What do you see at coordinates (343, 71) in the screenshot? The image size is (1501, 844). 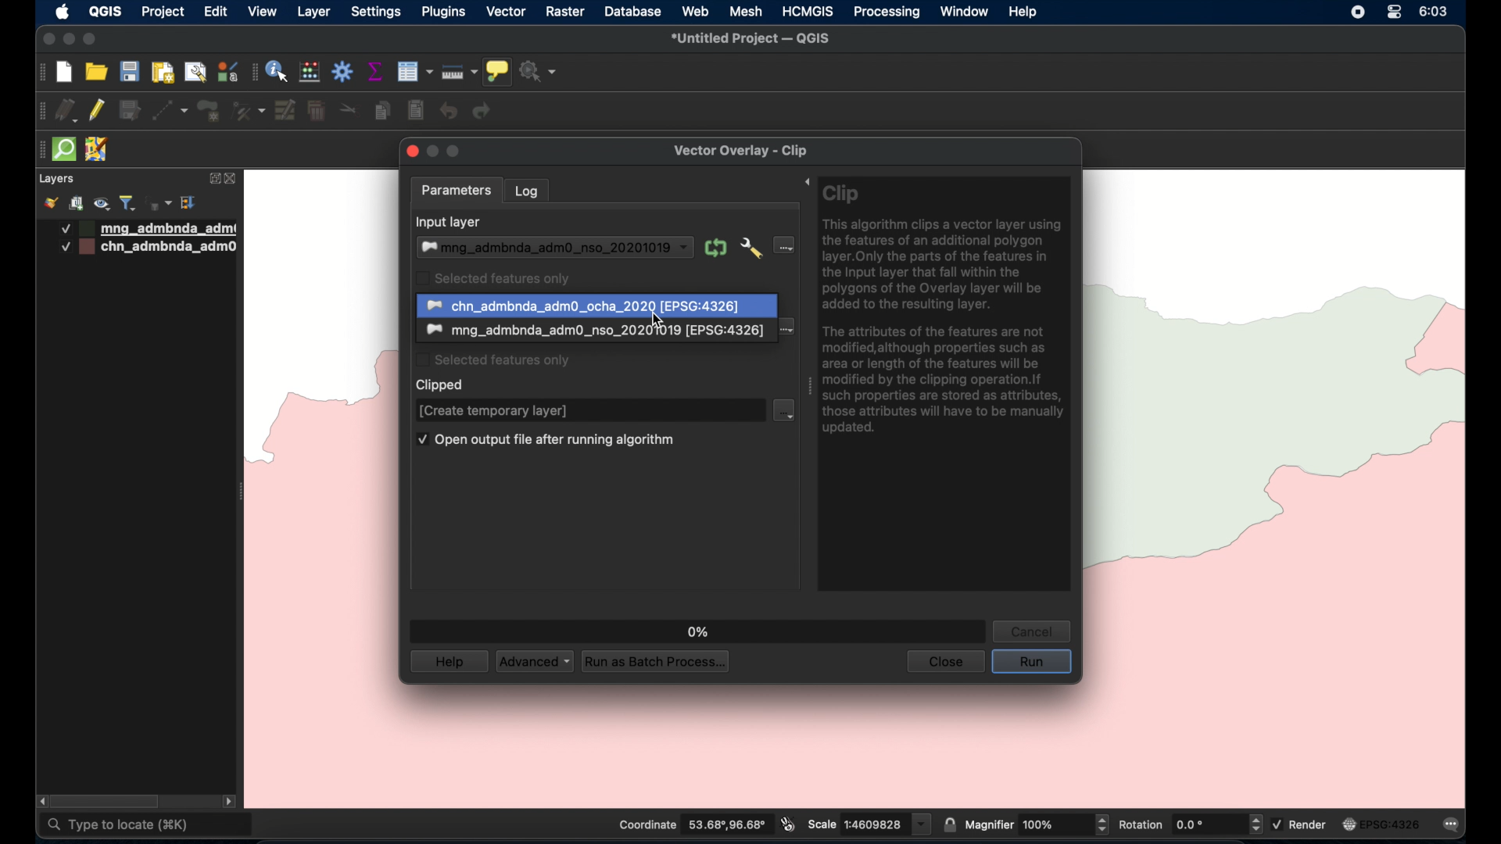 I see `toolbox` at bounding box center [343, 71].